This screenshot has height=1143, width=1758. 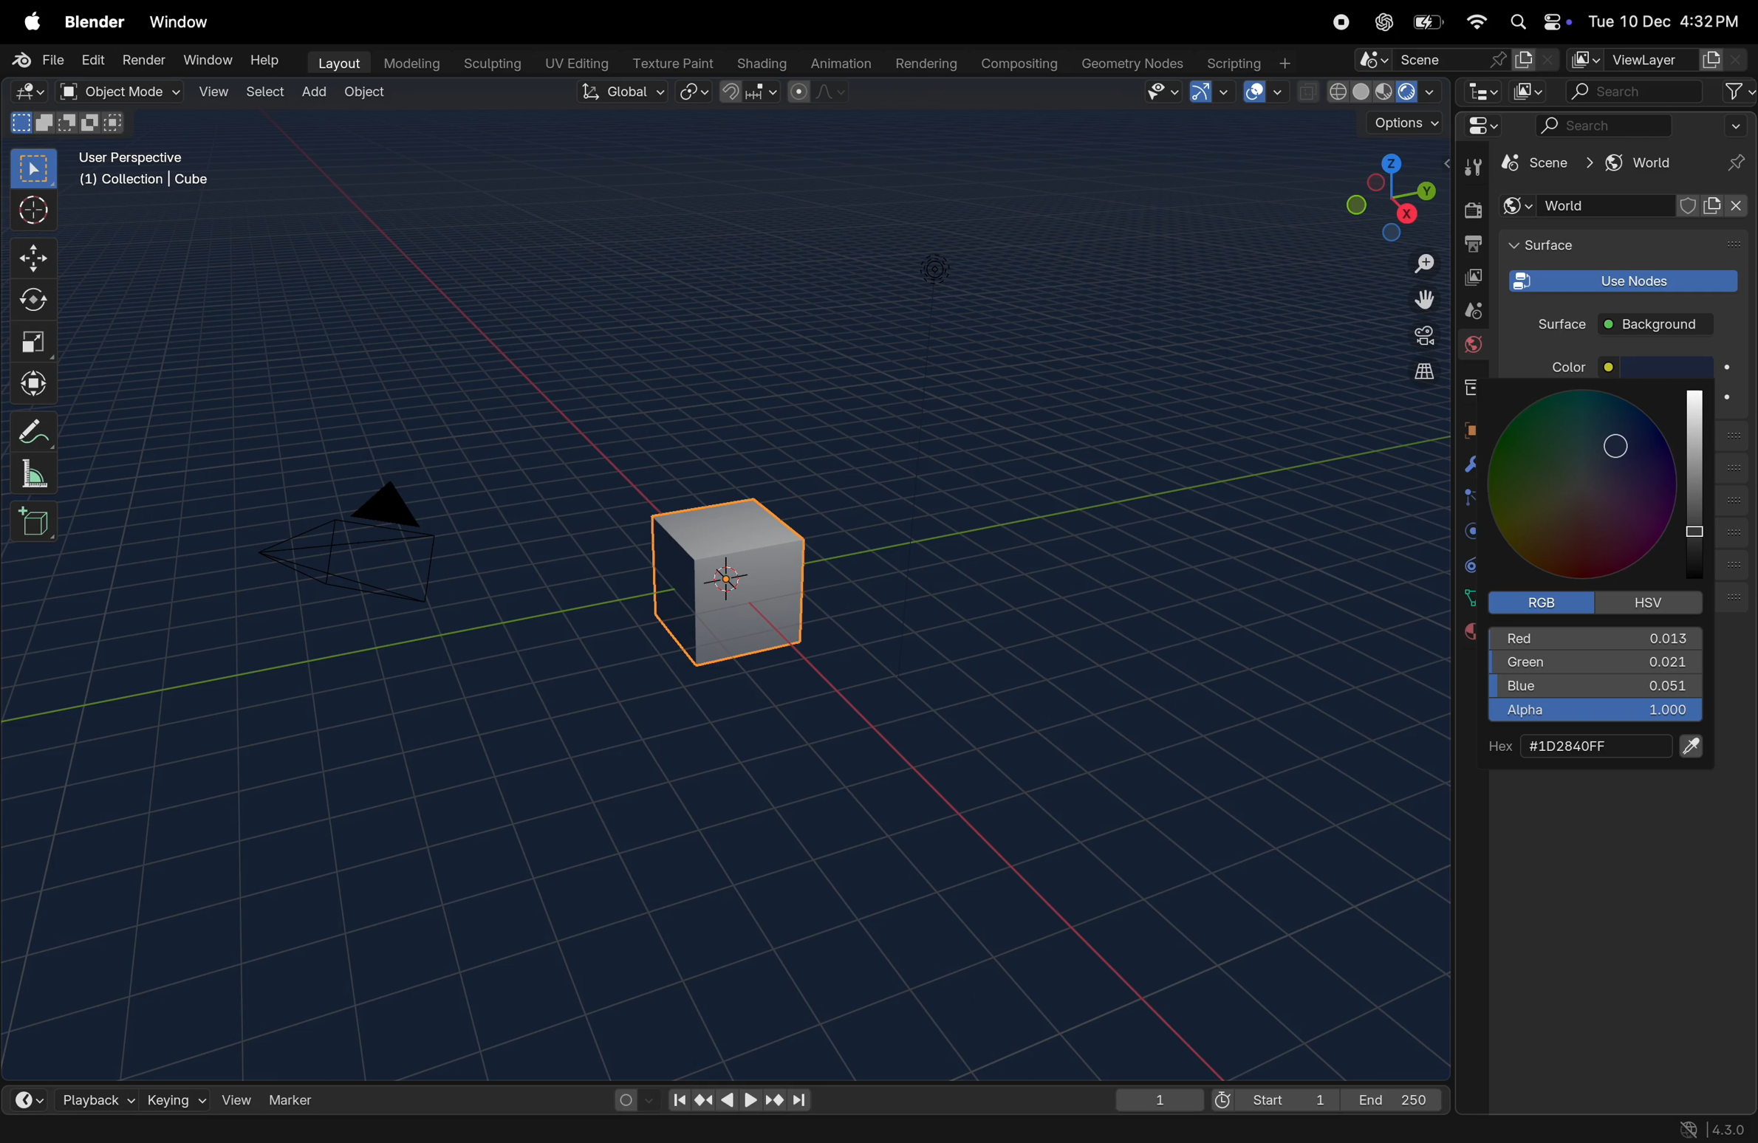 What do you see at coordinates (299, 1099) in the screenshot?
I see `marker` at bounding box center [299, 1099].